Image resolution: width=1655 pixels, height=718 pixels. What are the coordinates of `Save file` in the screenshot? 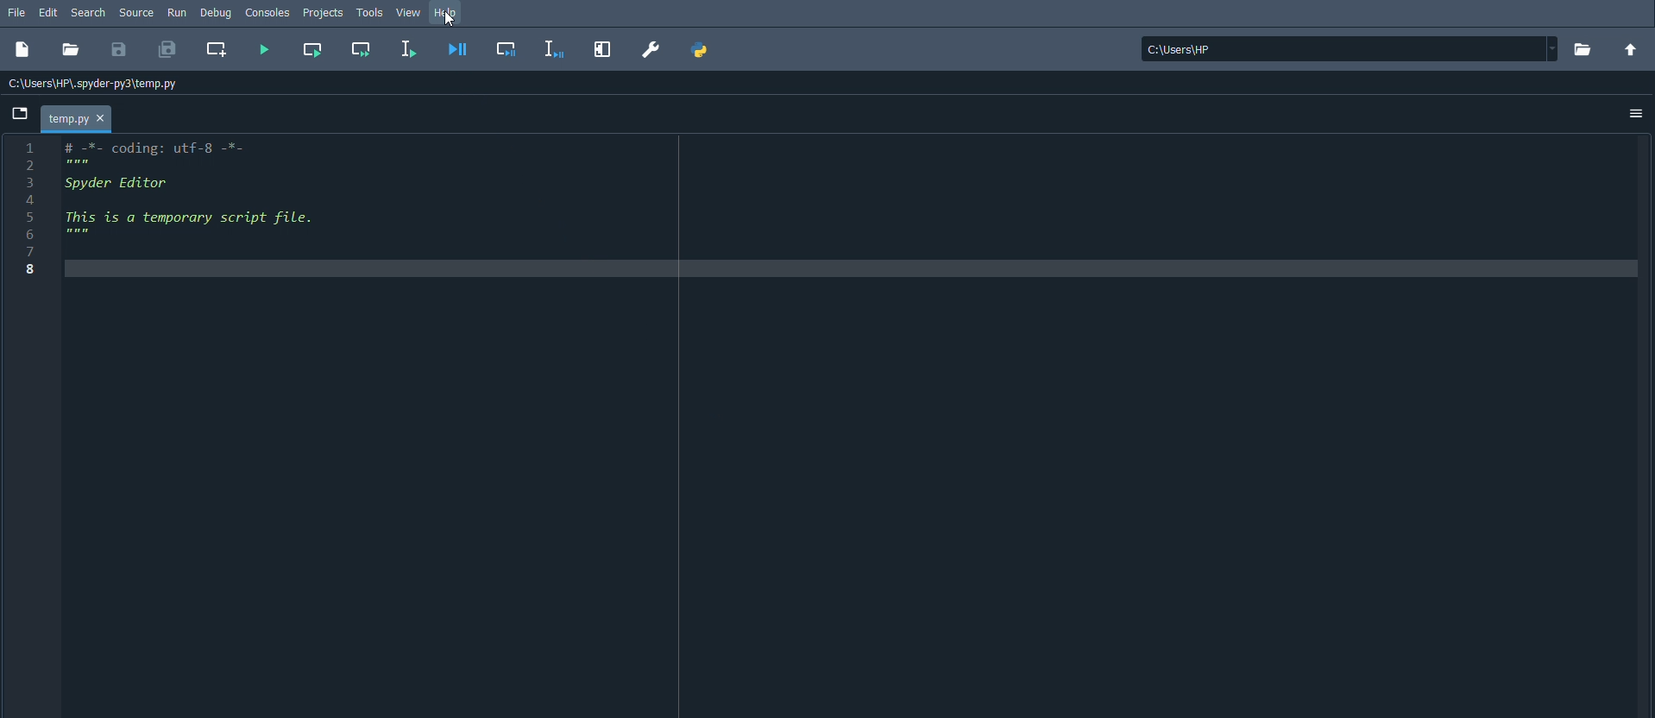 It's located at (120, 48).